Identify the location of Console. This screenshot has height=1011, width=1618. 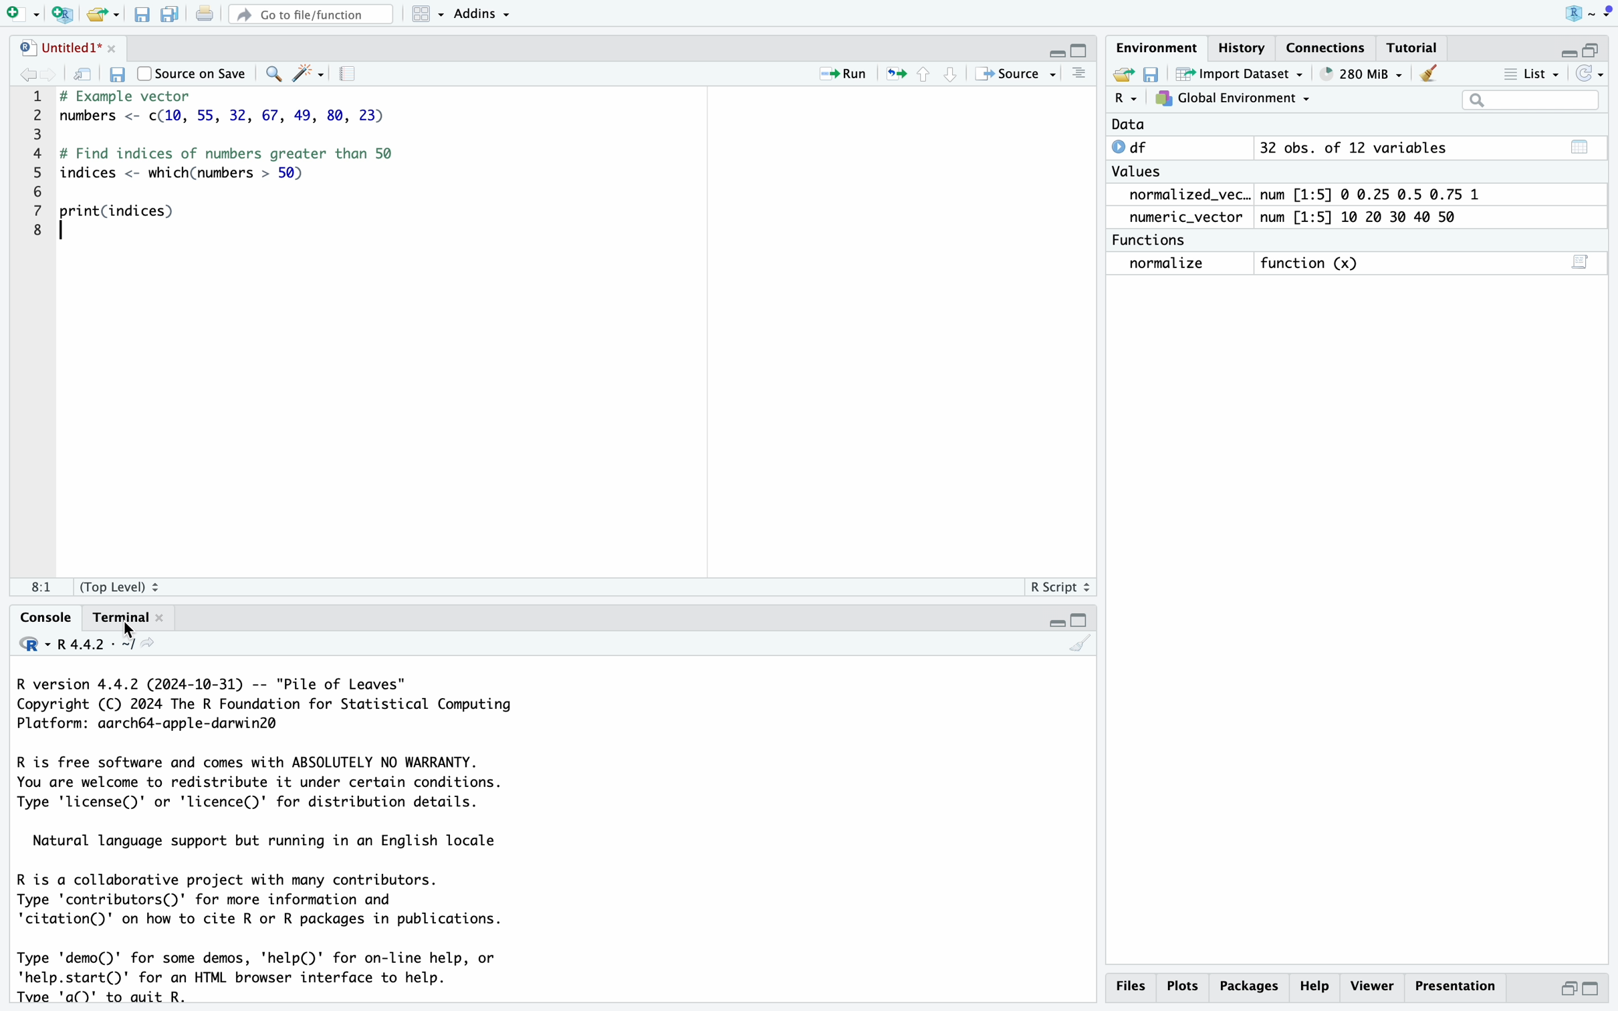
(37, 616).